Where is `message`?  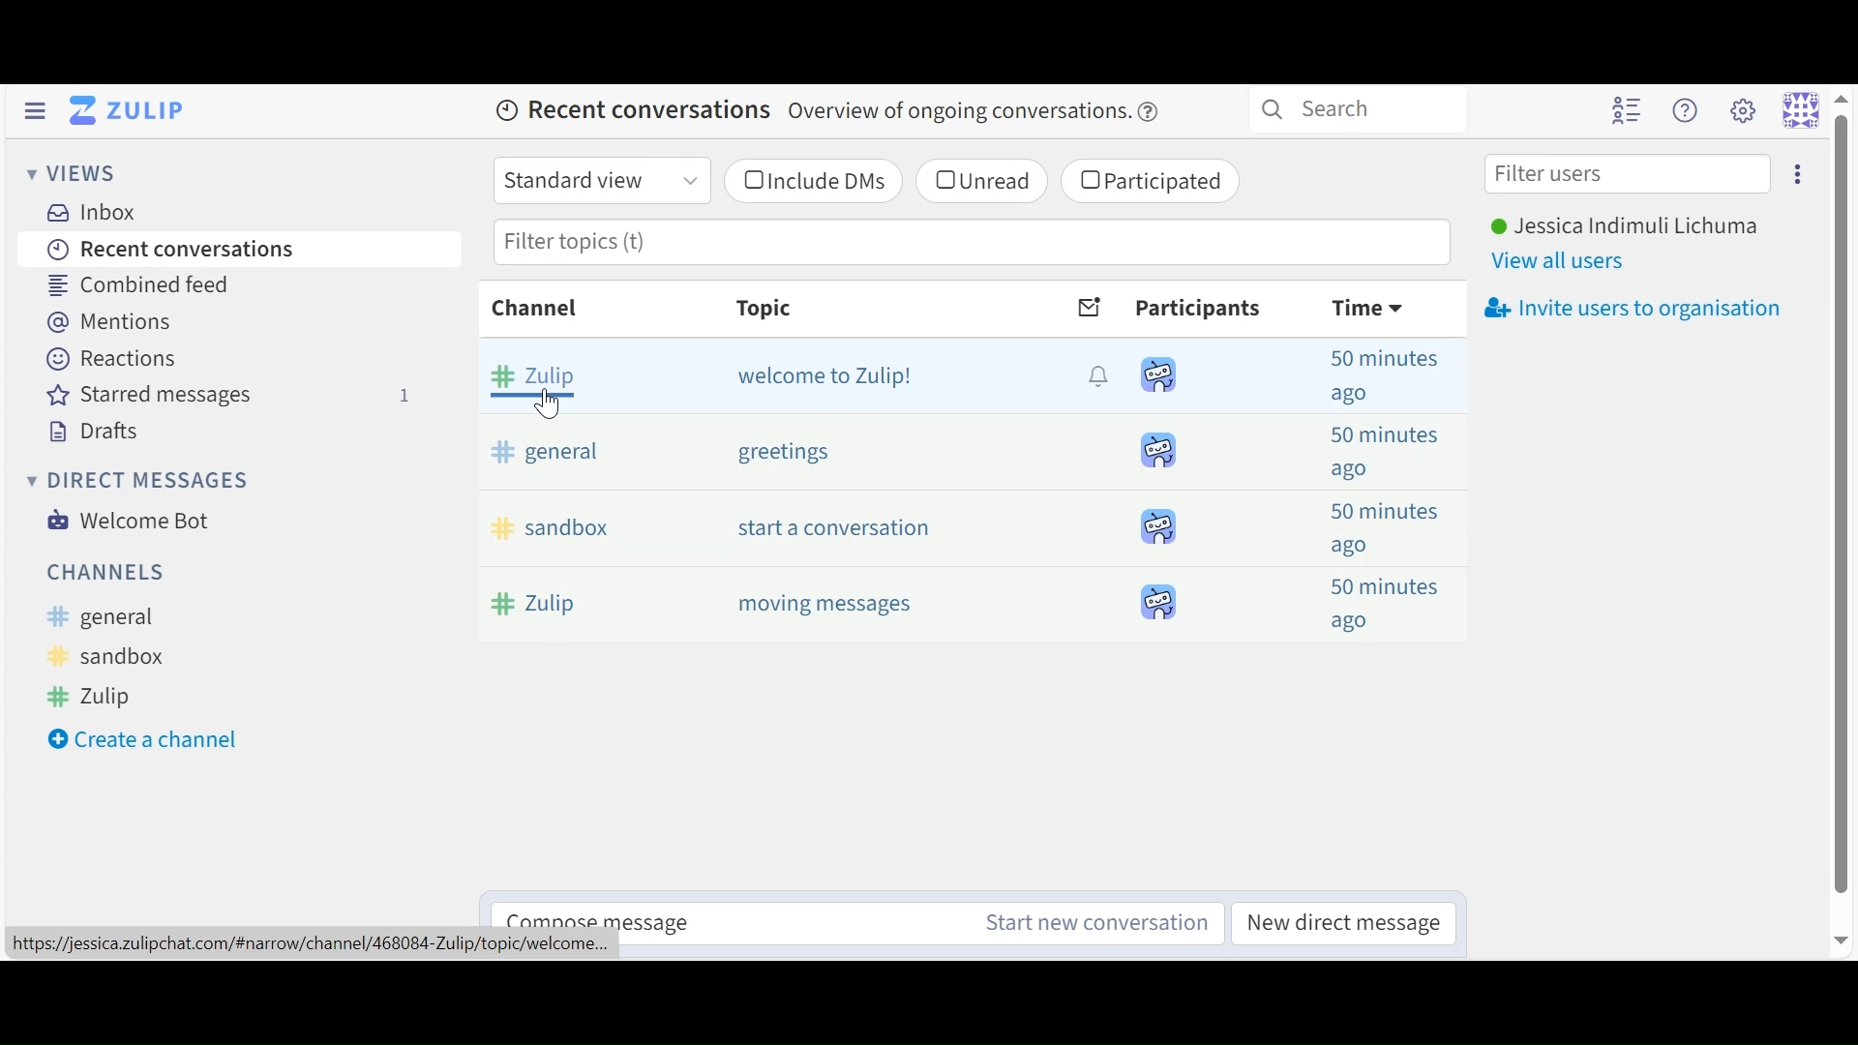 message is located at coordinates (978, 529).